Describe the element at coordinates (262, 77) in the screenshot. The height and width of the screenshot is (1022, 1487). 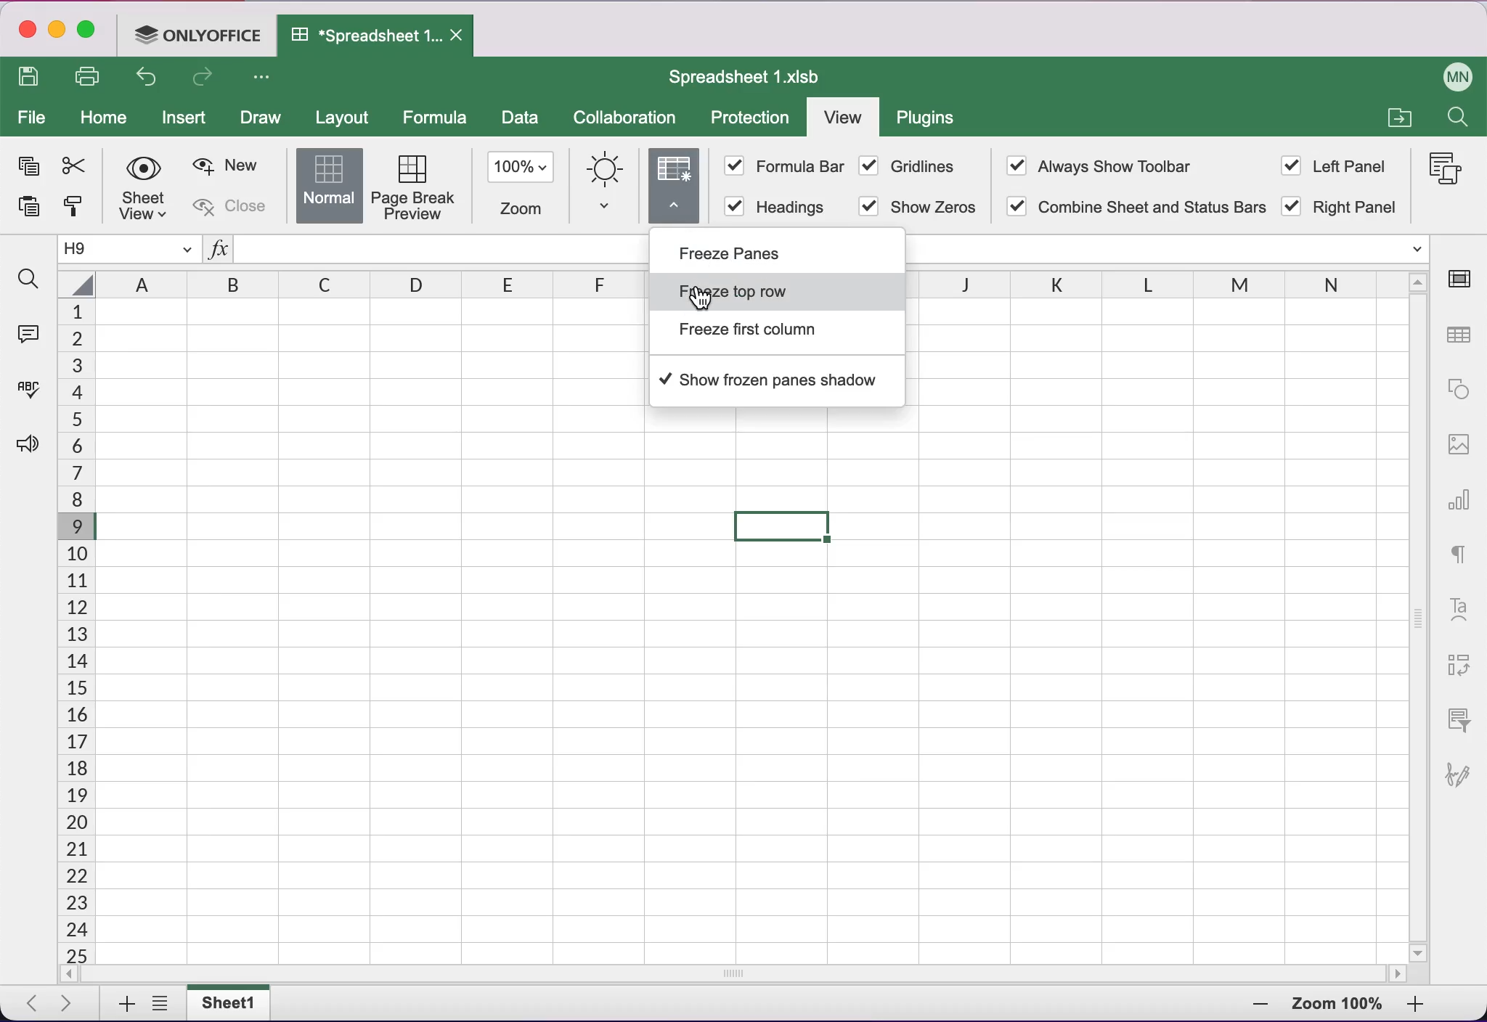
I see `more` at that location.